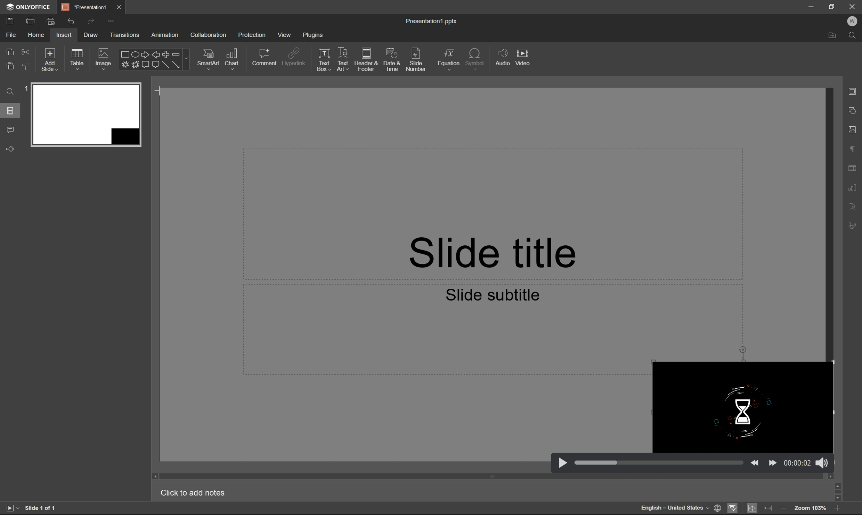  What do you see at coordinates (853, 146) in the screenshot?
I see `paragraph settings` at bounding box center [853, 146].